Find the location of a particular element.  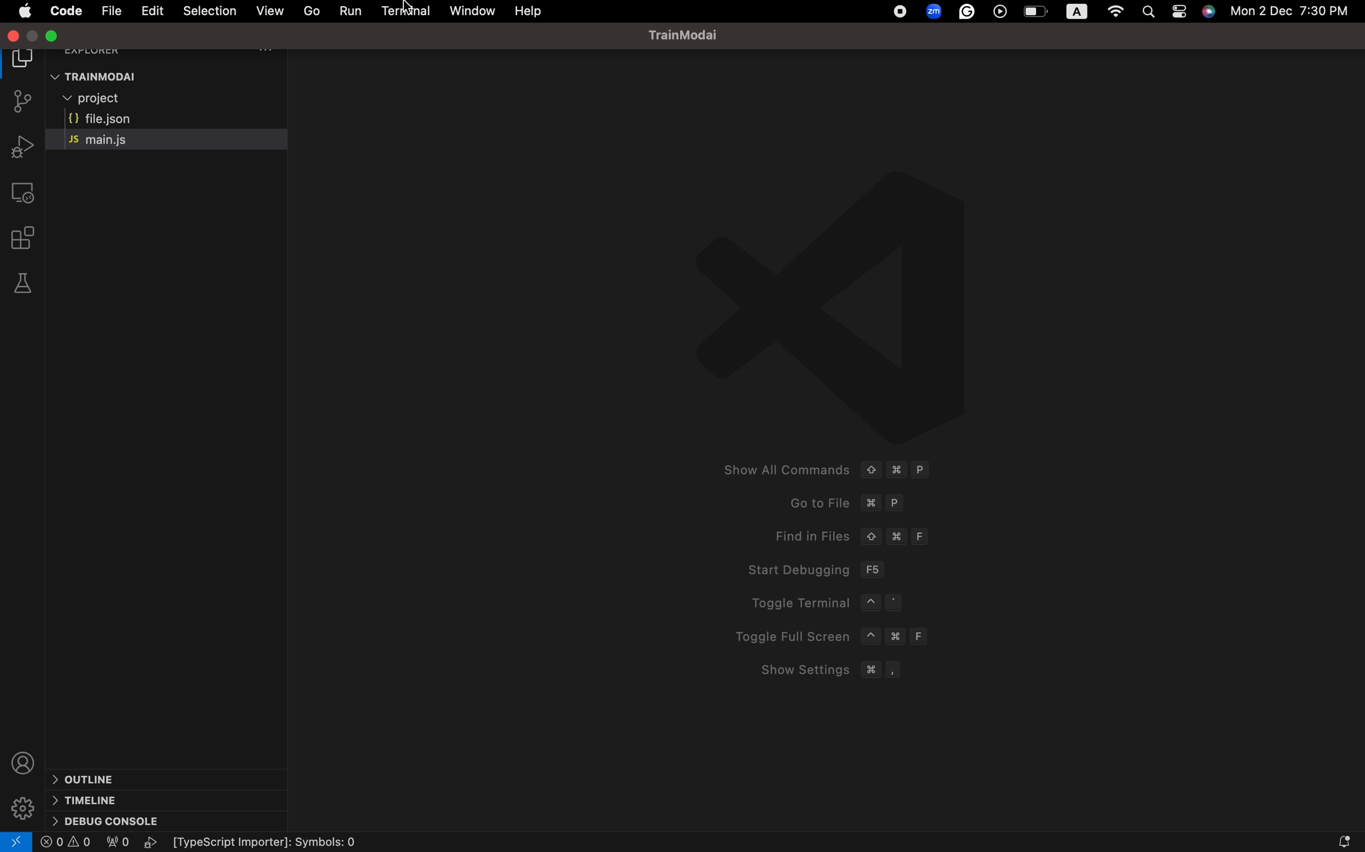

Show All Commands © # P
Goto File ¥# P
Find in Files © 3% F
Start Debugging F56
Toggle Terminal ~ °
Toggle Full Screen ~ # F
Show Settings # , is located at coordinates (820, 468).